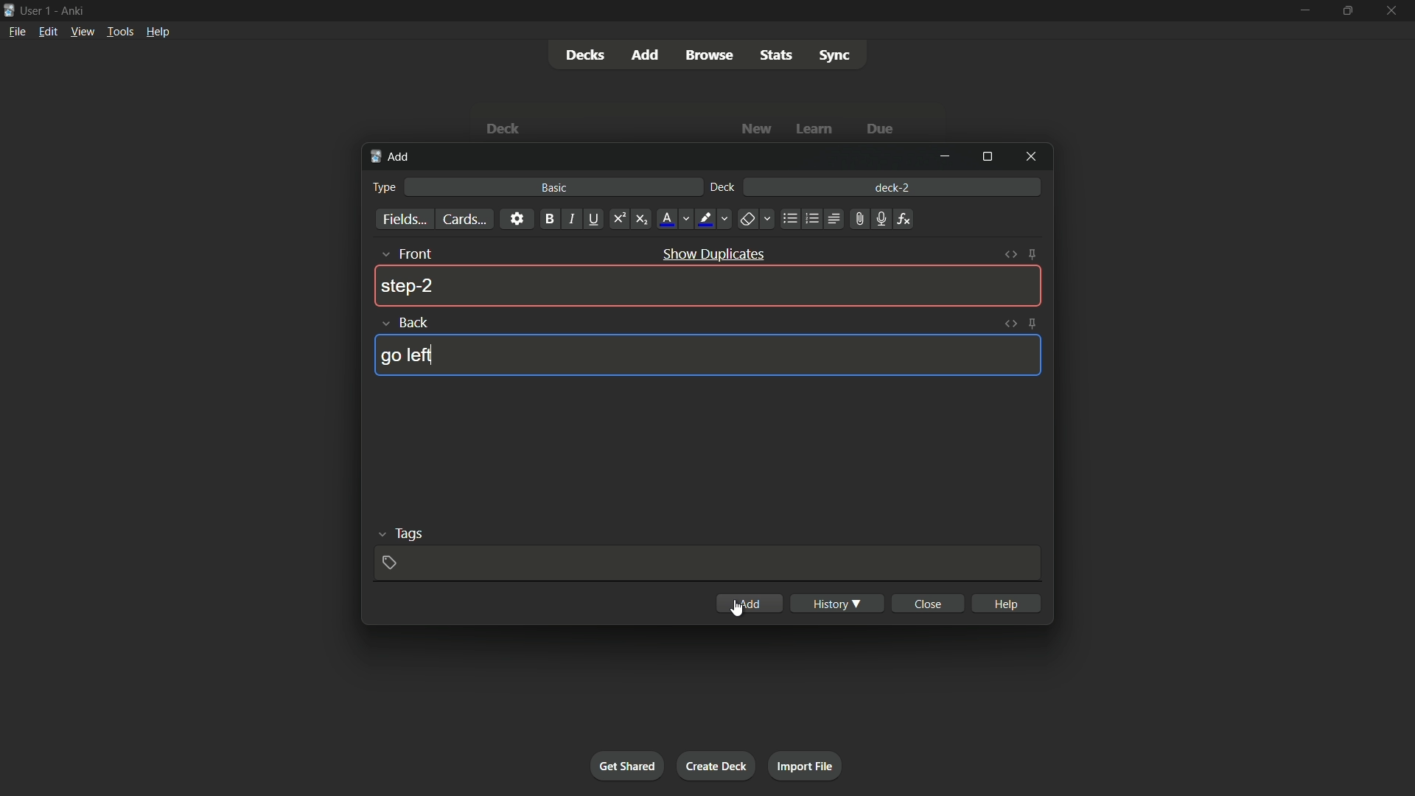  I want to click on underline, so click(595, 220).